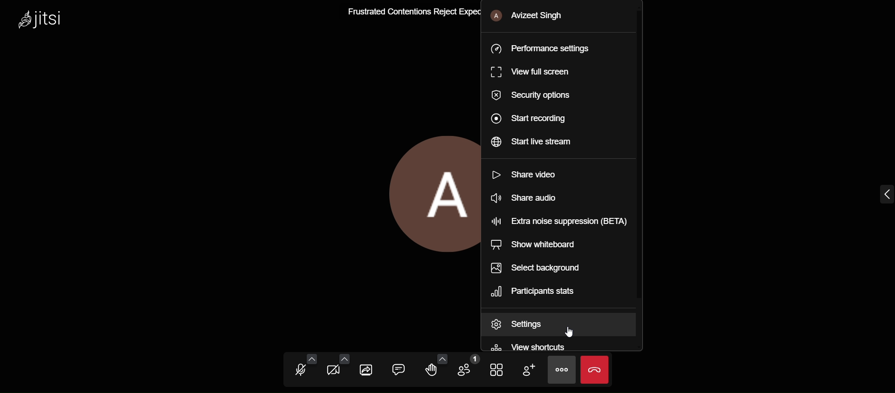  Describe the element at coordinates (55, 25) in the screenshot. I see `Jitsi` at that location.